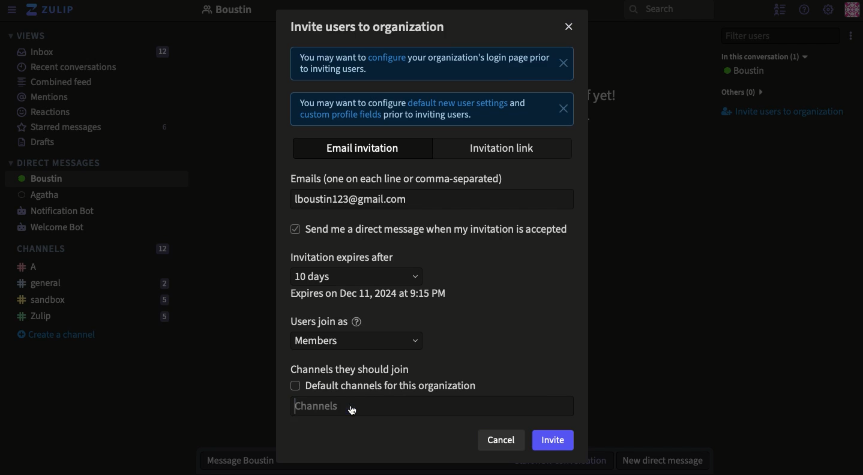 The height and width of the screenshot is (475, 863). Describe the element at coordinates (32, 196) in the screenshot. I see `User 1` at that location.